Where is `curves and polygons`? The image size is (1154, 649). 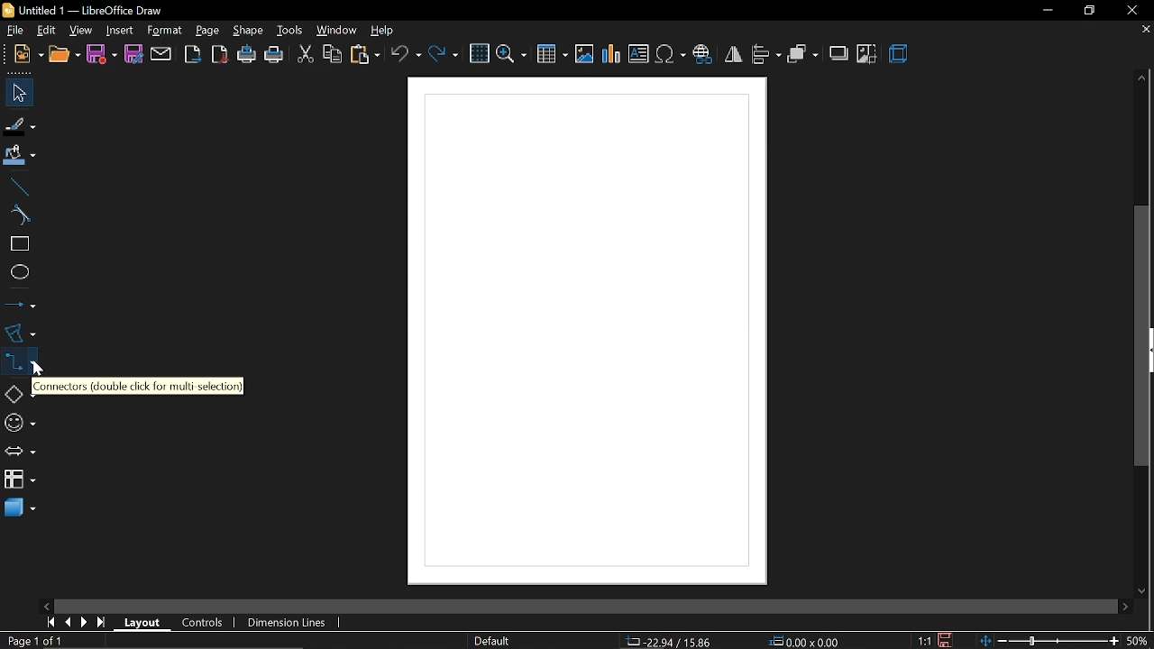 curves and polygons is located at coordinates (18, 333).